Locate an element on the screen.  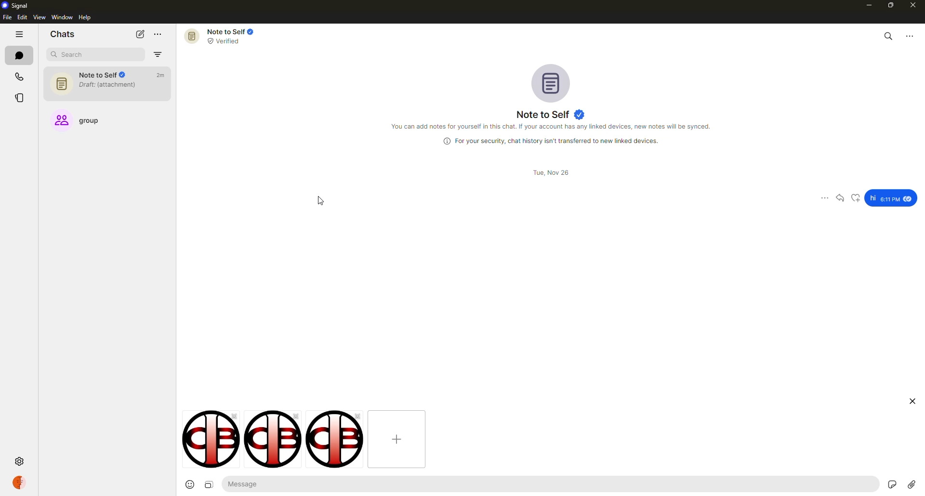
remove is located at coordinates (299, 416).